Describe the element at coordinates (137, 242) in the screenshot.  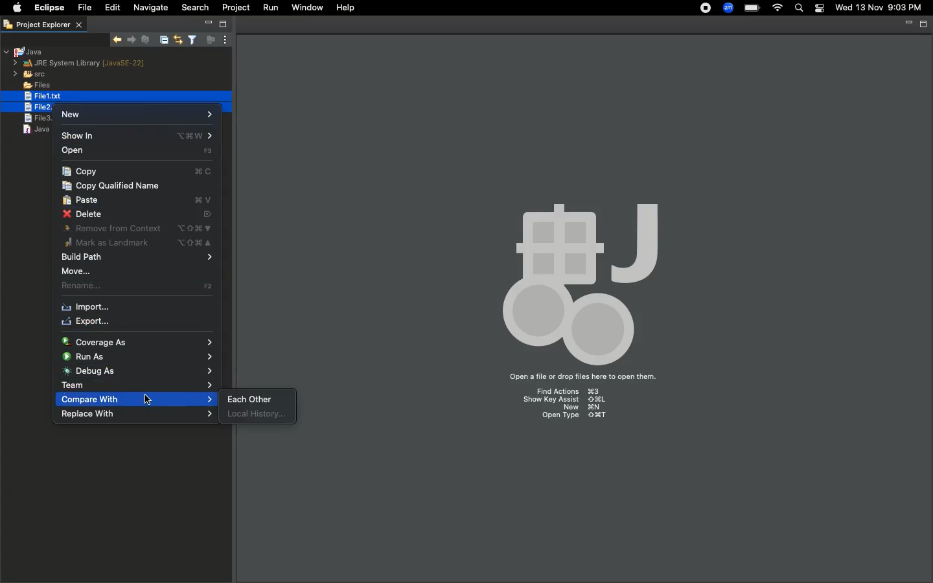
I see `Mark as landmark` at that location.